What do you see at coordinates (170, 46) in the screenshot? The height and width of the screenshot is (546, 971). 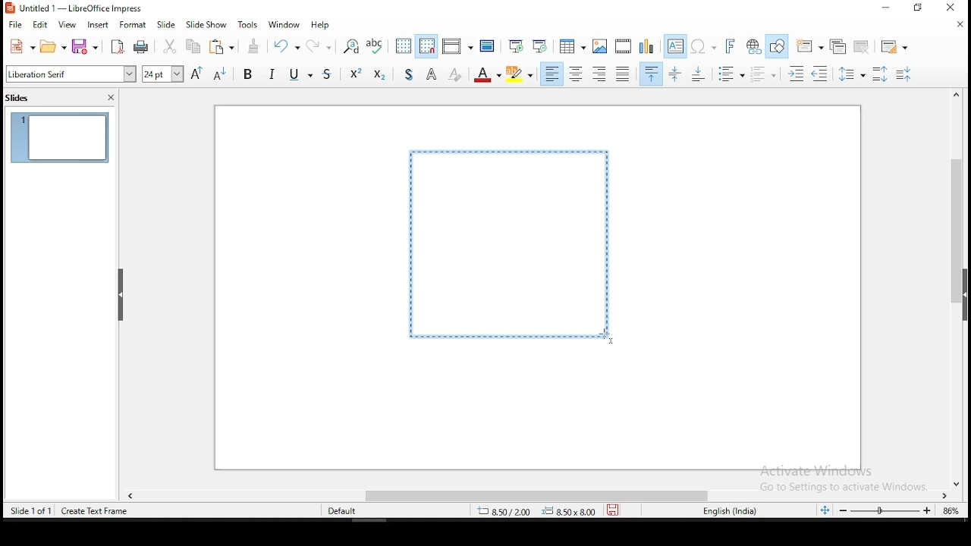 I see `cut` at bounding box center [170, 46].